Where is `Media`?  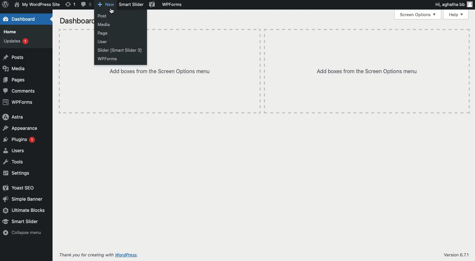 Media is located at coordinates (14, 70).